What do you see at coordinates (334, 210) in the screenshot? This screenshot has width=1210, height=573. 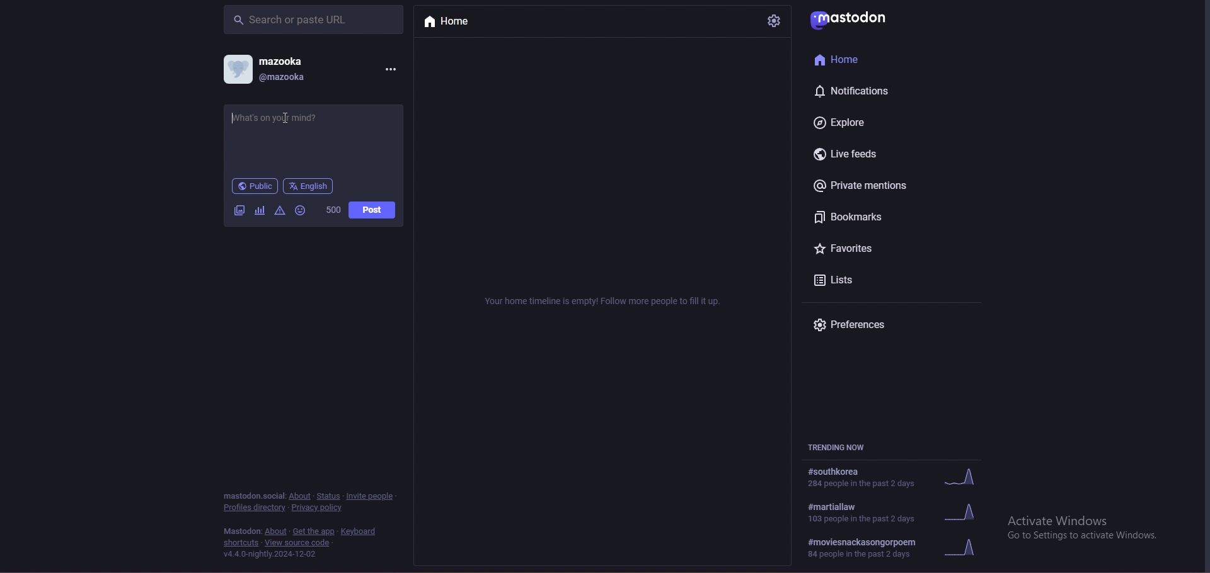 I see `worf count` at bounding box center [334, 210].